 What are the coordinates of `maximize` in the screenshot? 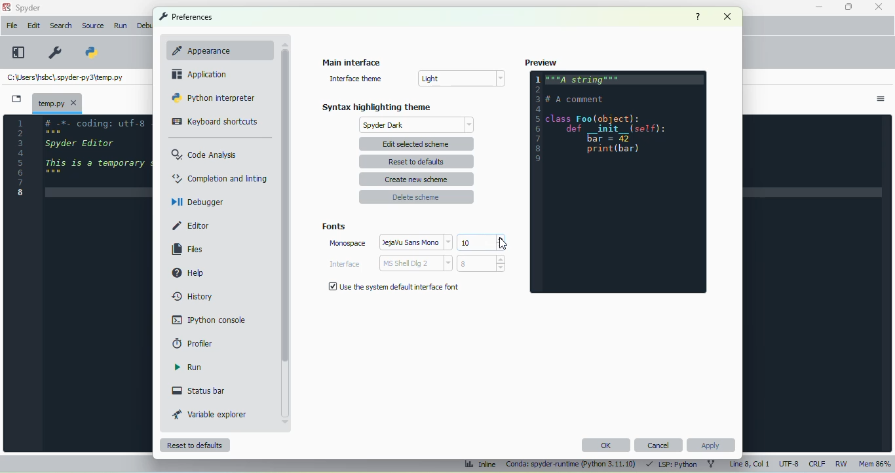 It's located at (848, 7).